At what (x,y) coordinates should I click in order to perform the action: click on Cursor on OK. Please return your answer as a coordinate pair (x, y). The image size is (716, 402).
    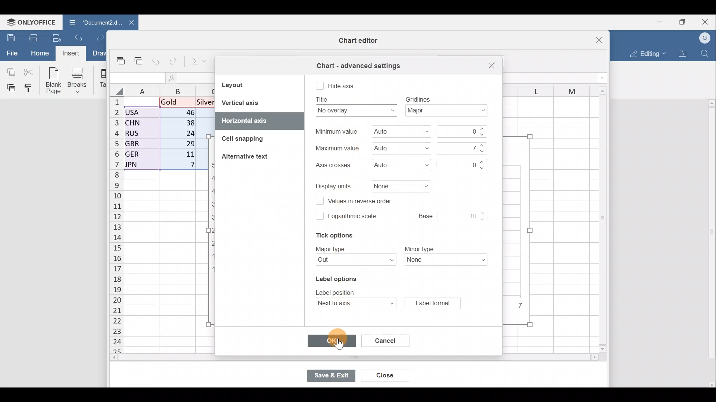
    Looking at the image, I should click on (341, 340).